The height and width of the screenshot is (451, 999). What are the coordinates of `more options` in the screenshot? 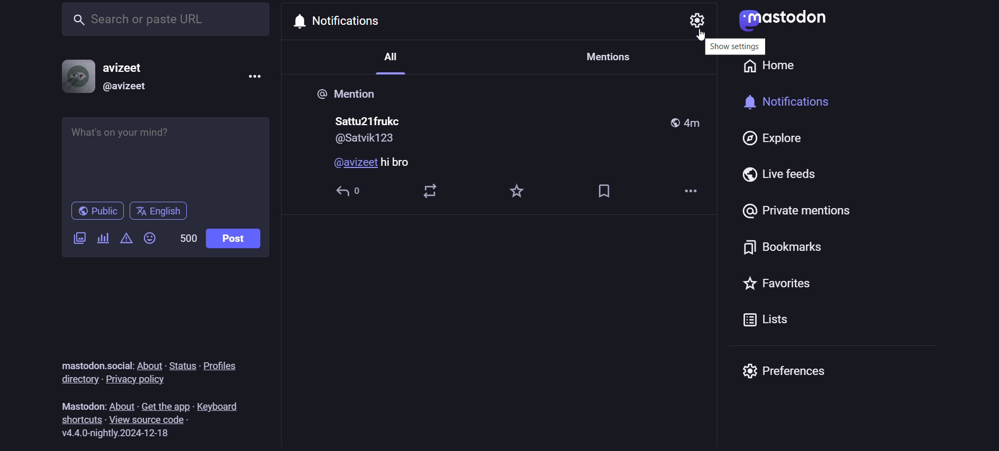 It's located at (251, 76).